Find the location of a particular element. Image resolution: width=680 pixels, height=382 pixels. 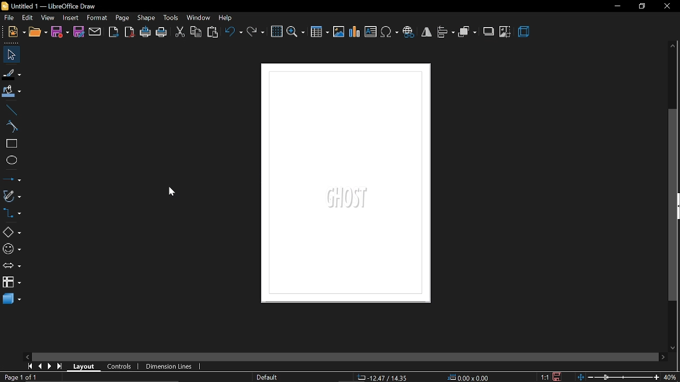

fill color is located at coordinates (11, 91).